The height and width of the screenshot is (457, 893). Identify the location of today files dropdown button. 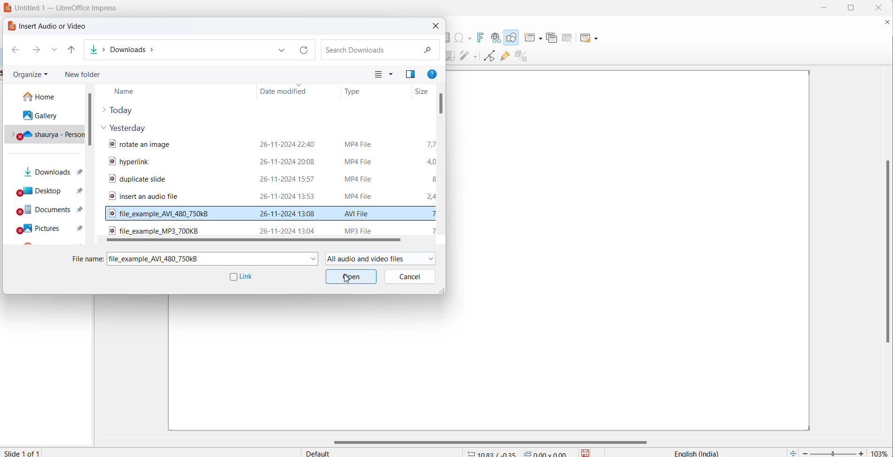
(122, 111).